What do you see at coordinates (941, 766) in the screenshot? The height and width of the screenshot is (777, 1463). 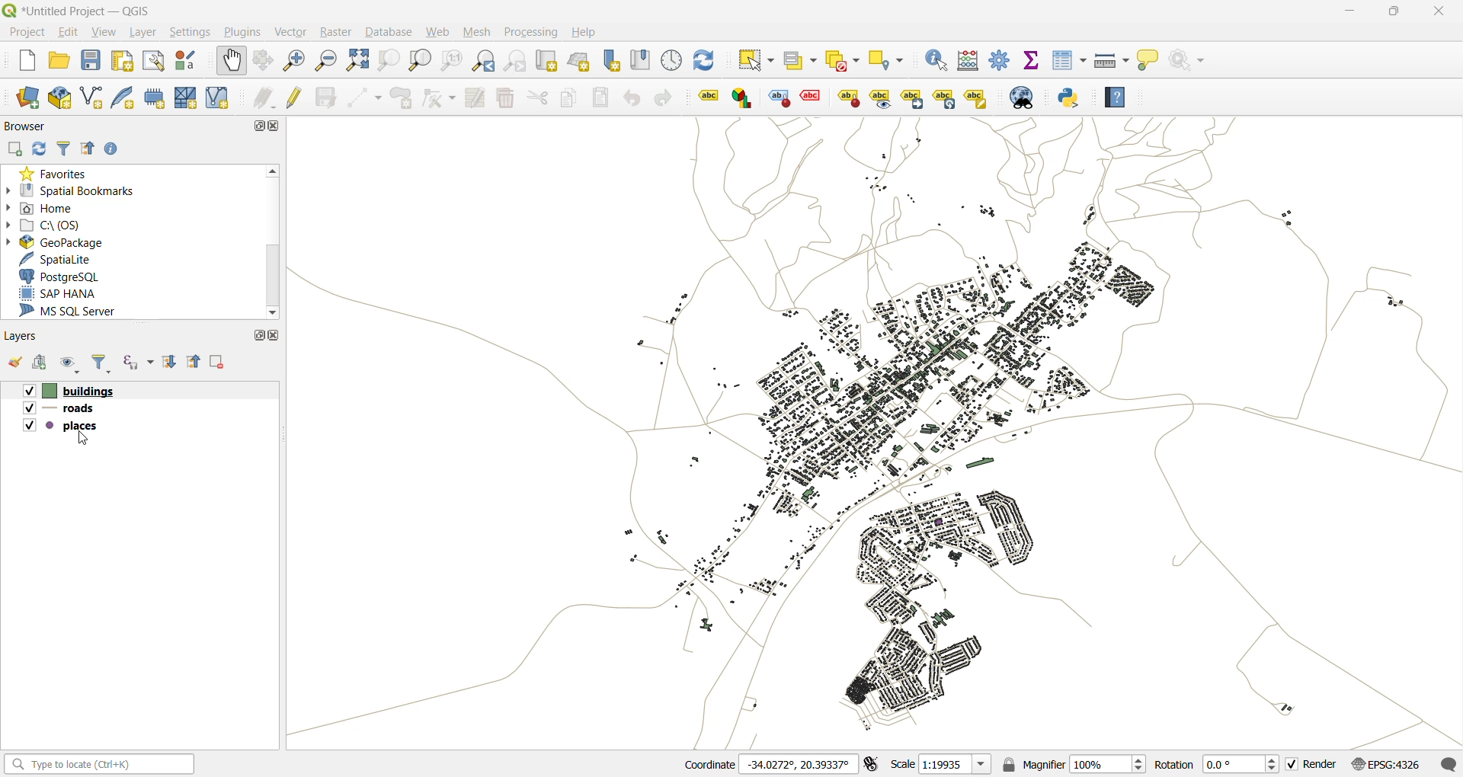 I see `scale` at bounding box center [941, 766].